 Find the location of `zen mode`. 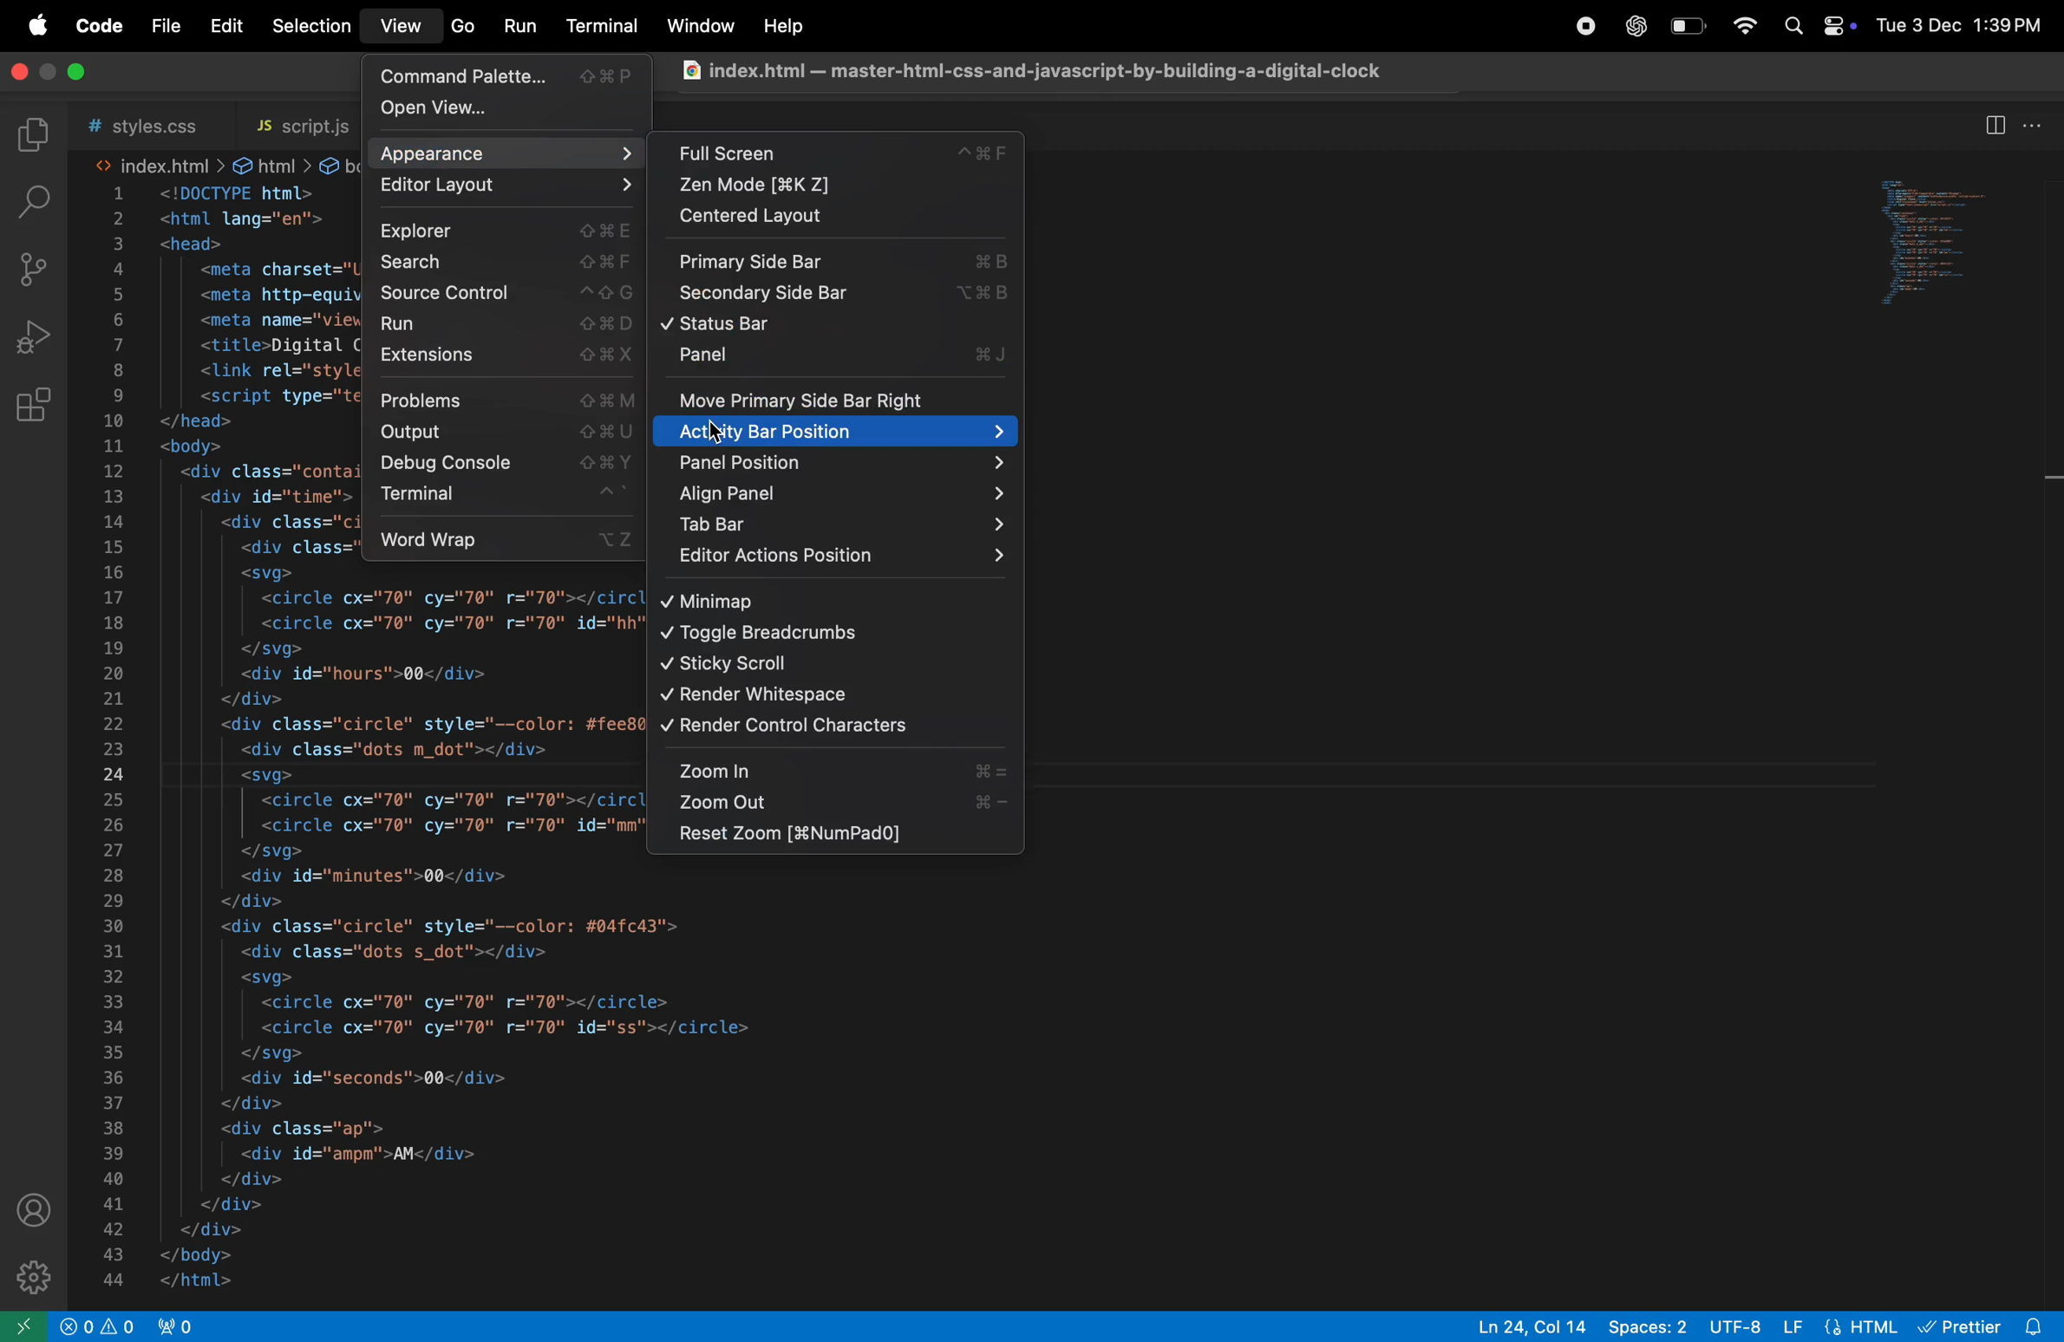

zen mode is located at coordinates (835, 186).